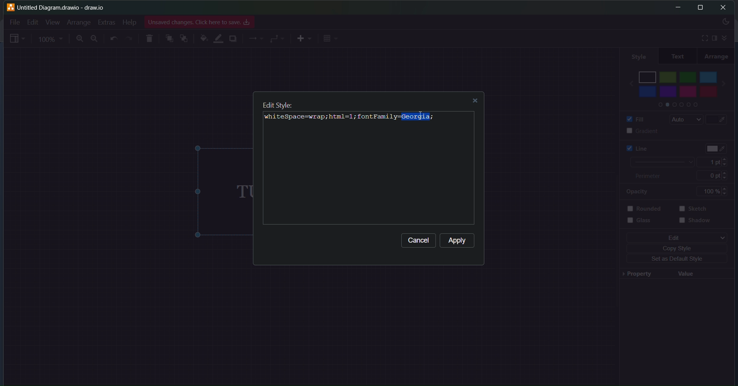  Describe the element at coordinates (724, 7) in the screenshot. I see `close` at that location.